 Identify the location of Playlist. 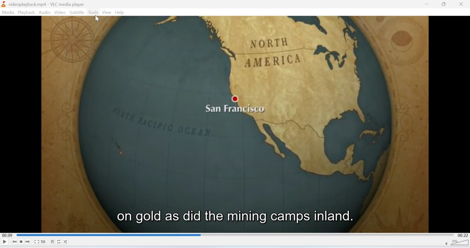
(53, 242).